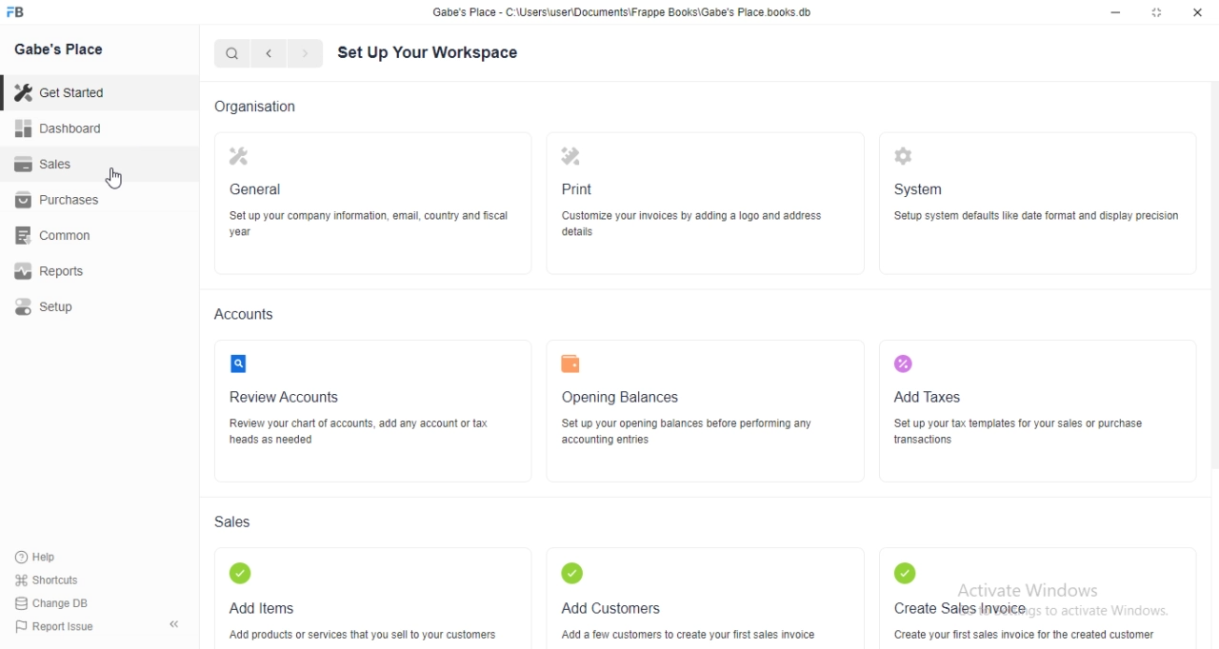 This screenshot has width=1219, height=649. What do you see at coordinates (965, 586) in the screenshot?
I see `Create Sales invoice` at bounding box center [965, 586].